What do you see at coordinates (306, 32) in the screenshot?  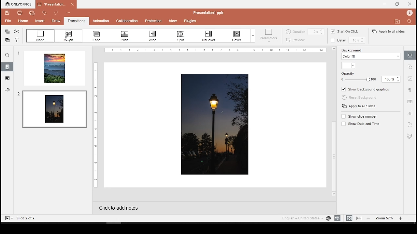 I see `slide style` at bounding box center [306, 32].